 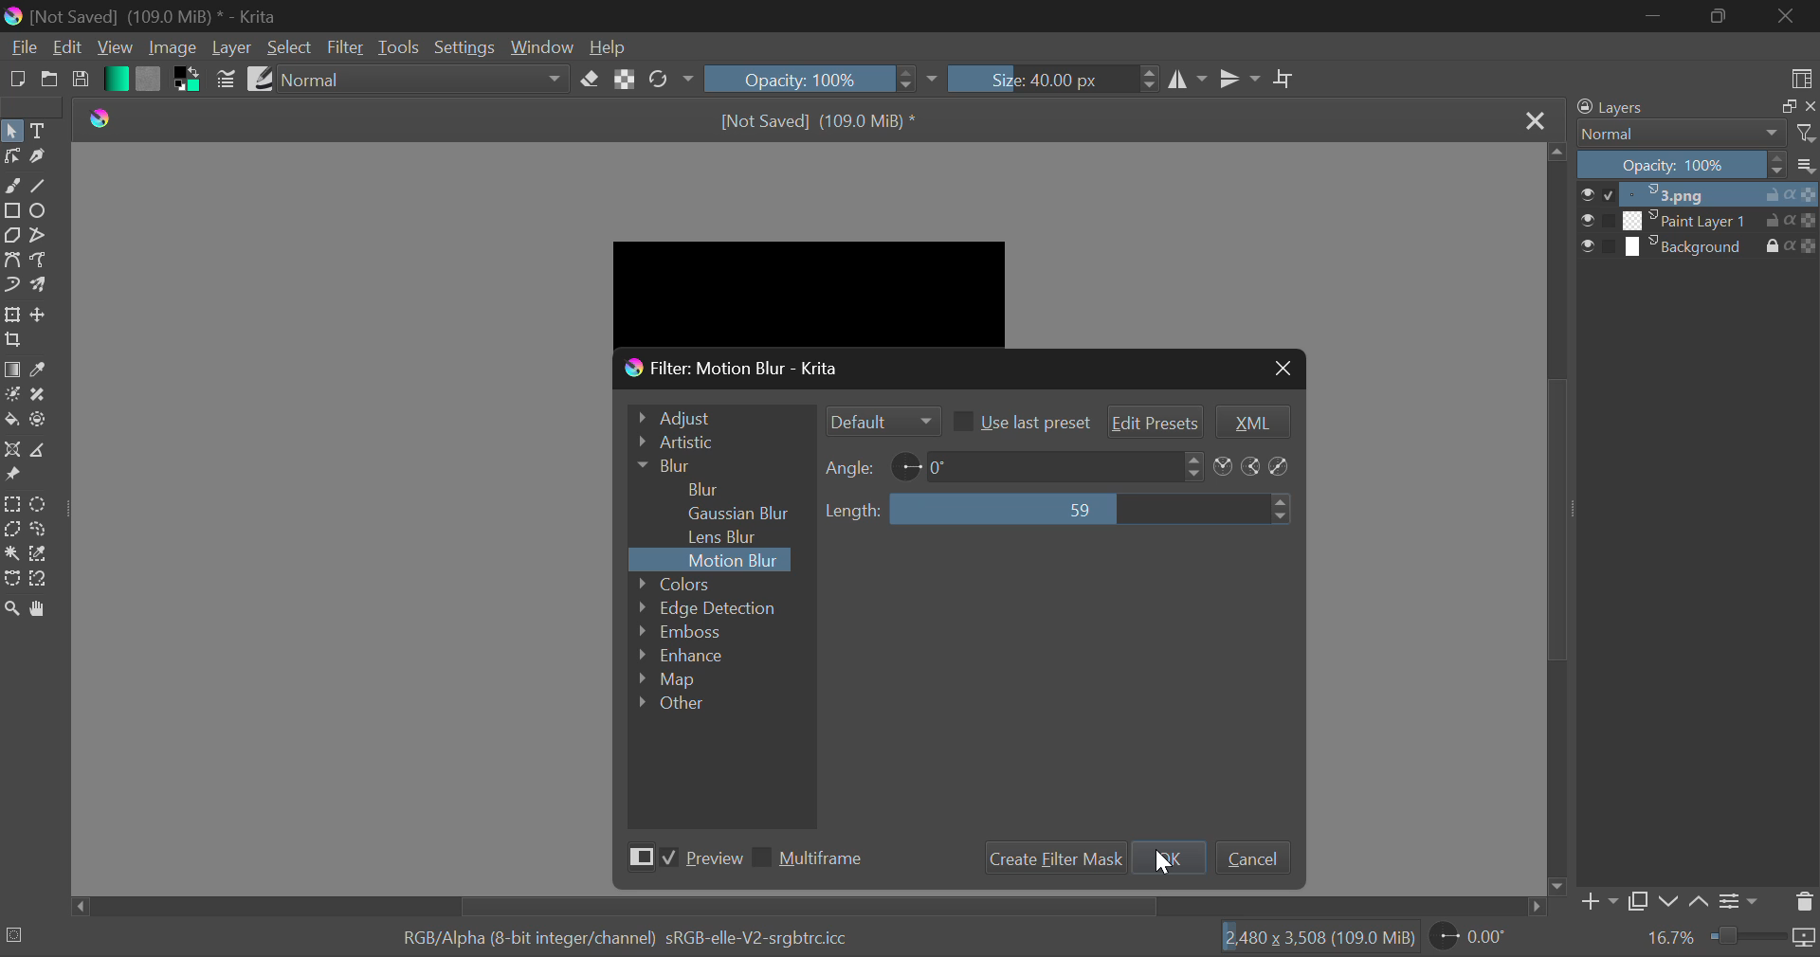 I want to click on Krita Logo, so click(x=104, y=120).